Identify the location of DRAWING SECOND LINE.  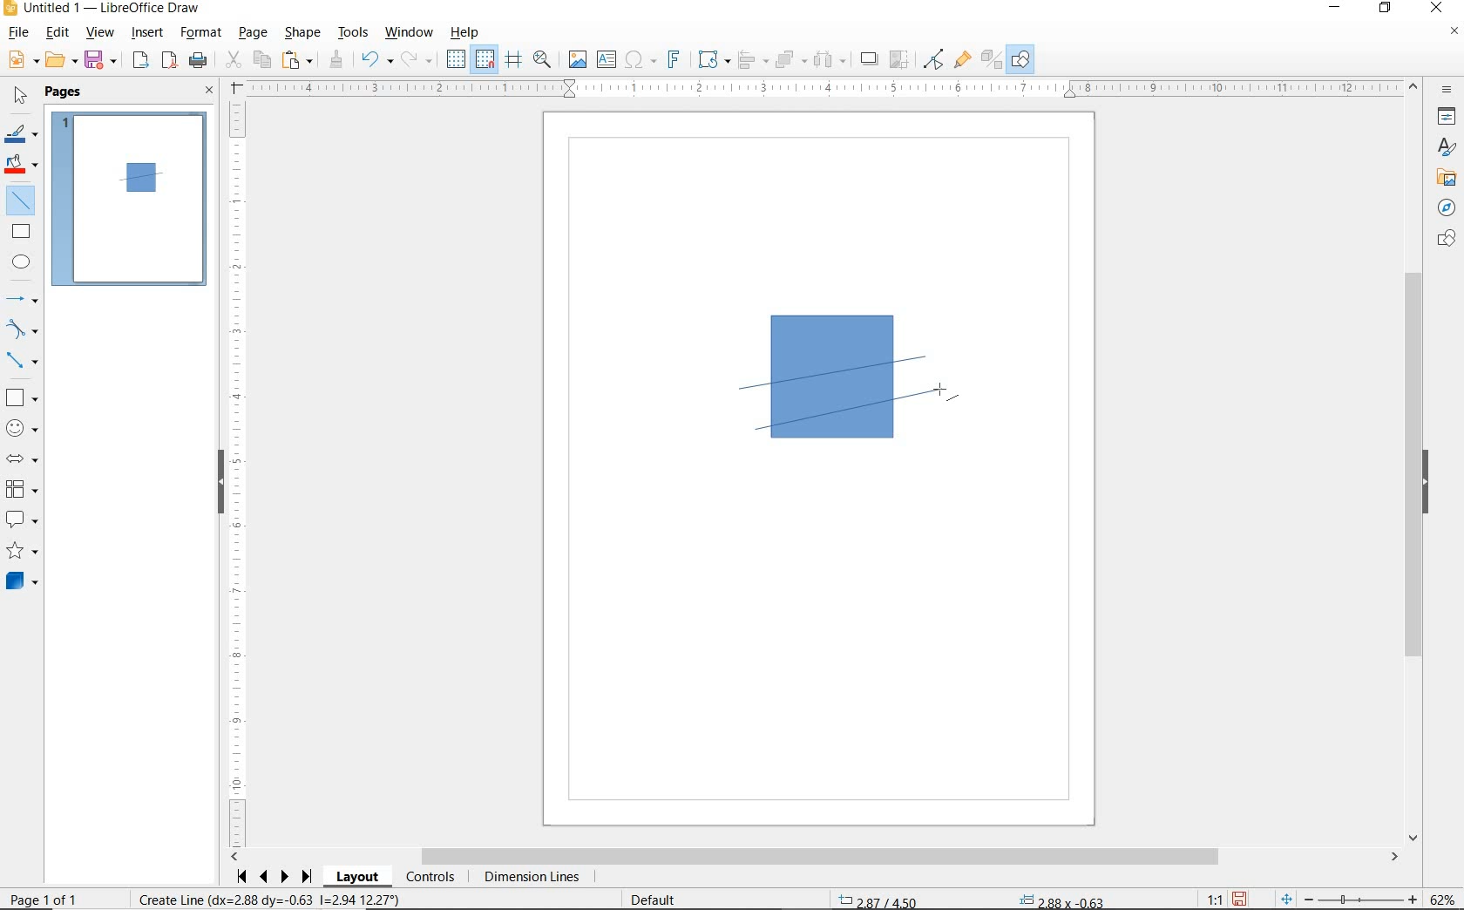
(852, 408).